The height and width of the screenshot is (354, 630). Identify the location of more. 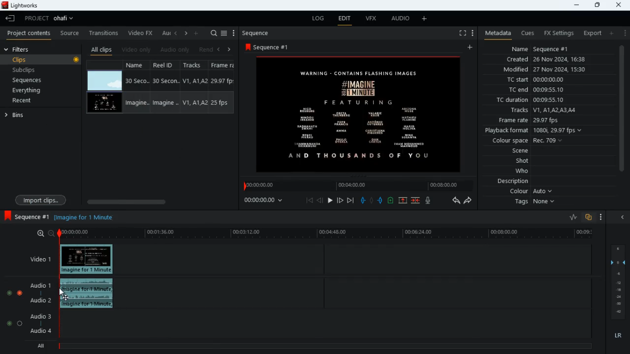
(624, 32).